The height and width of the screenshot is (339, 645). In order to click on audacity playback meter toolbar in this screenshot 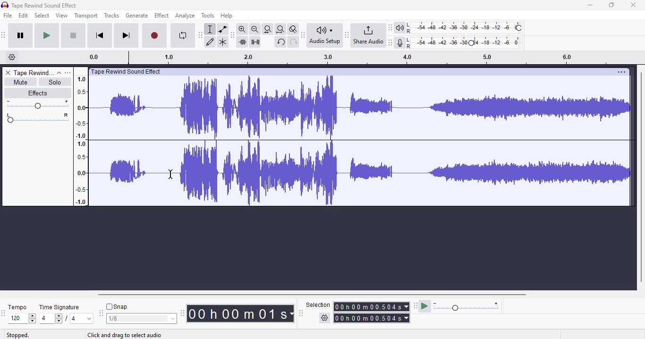, I will do `click(390, 27)`.